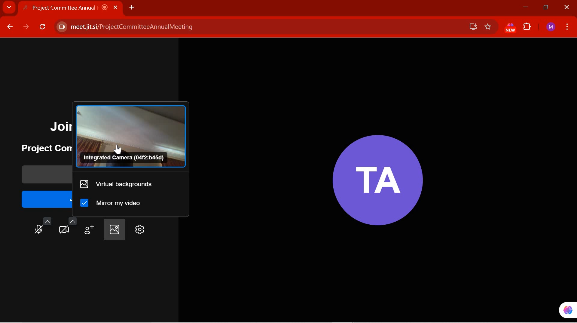  What do you see at coordinates (68, 226) in the screenshot?
I see `video settings` at bounding box center [68, 226].